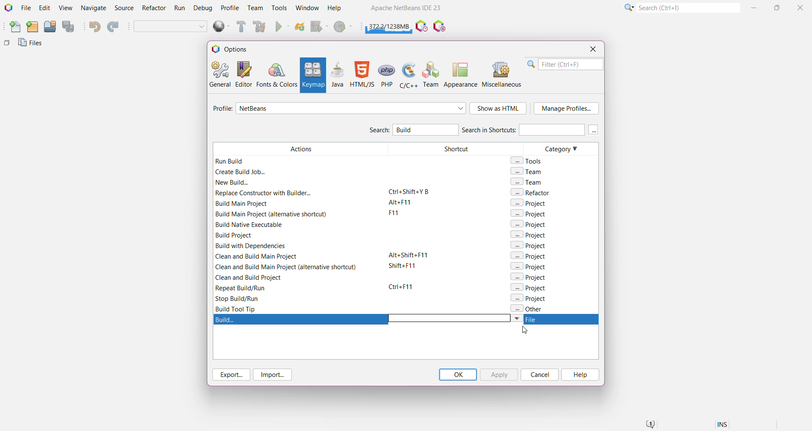 Image resolution: width=812 pixels, height=431 pixels. What do you see at coordinates (261, 27) in the screenshot?
I see `Clean and Build Main Project` at bounding box center [261, 27].